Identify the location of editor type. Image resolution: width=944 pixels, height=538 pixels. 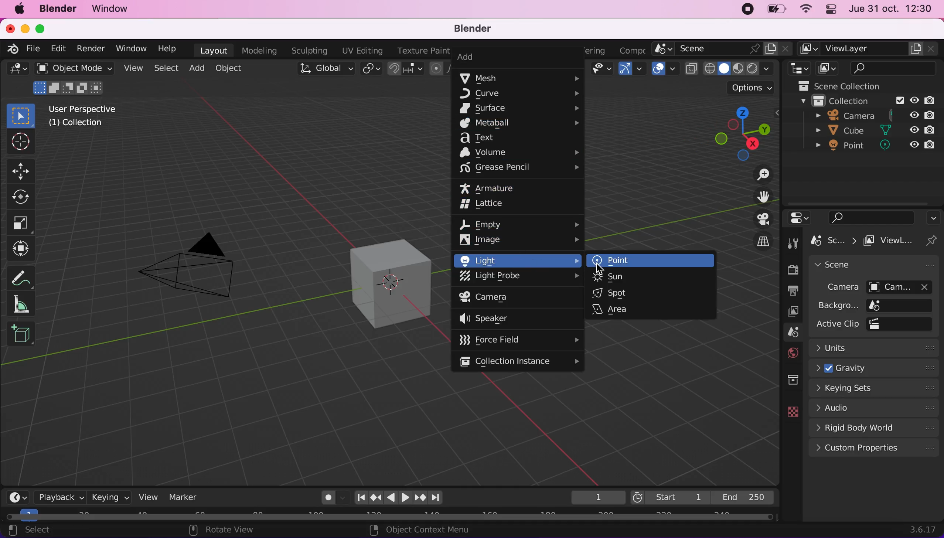
(14, 496).